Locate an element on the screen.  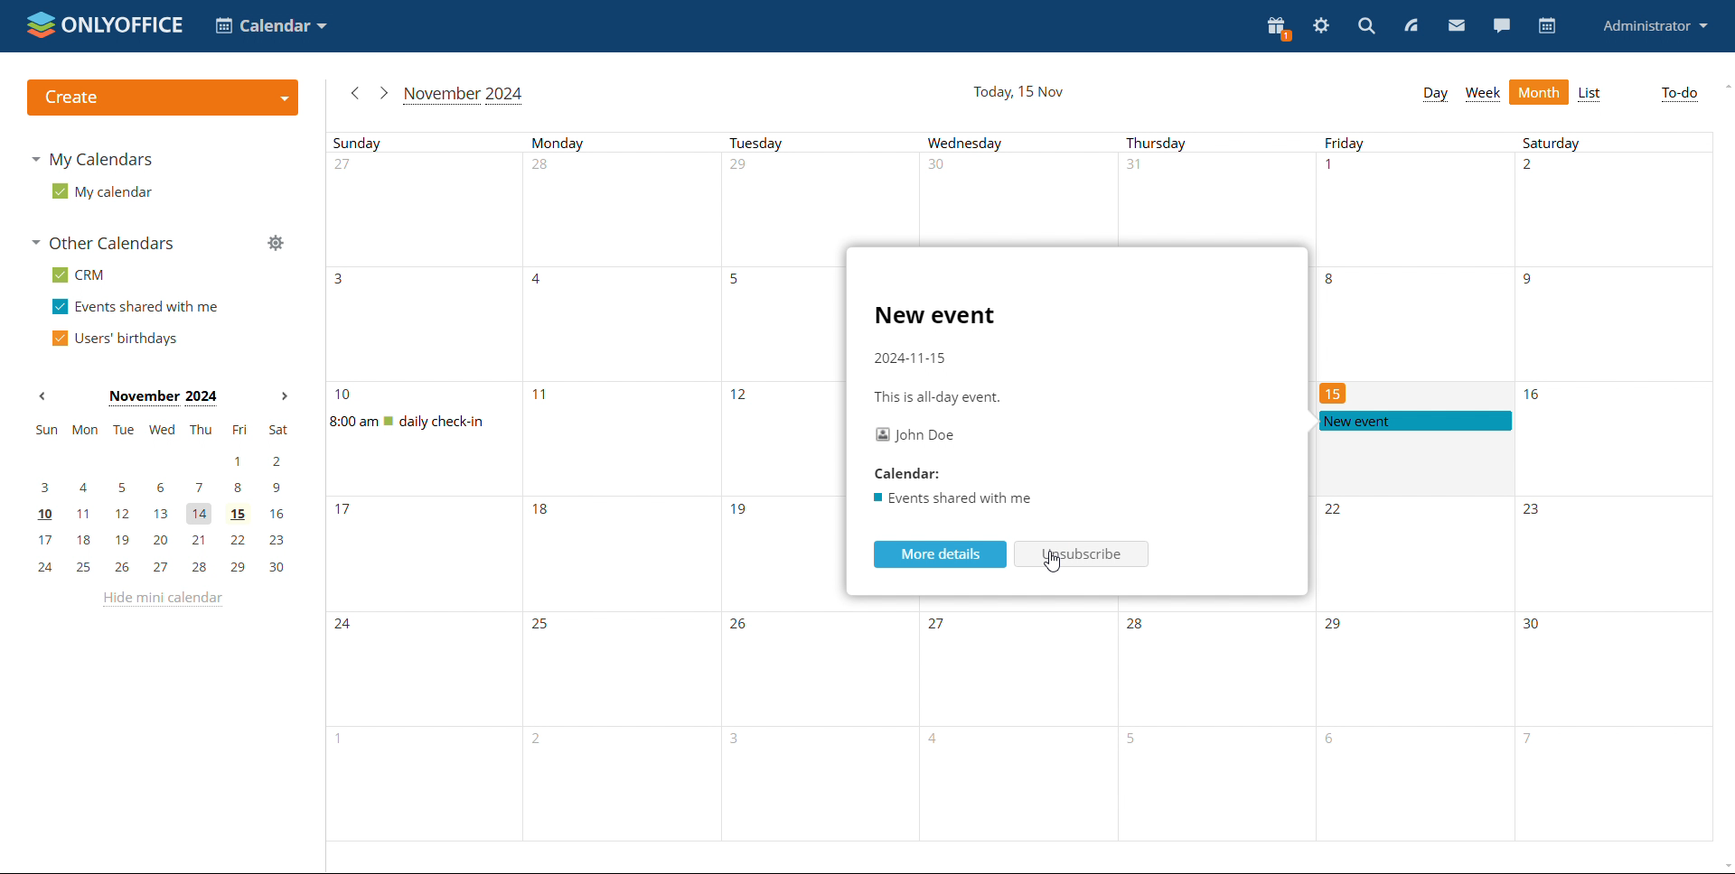
Number is located at coordinates (943, 628).